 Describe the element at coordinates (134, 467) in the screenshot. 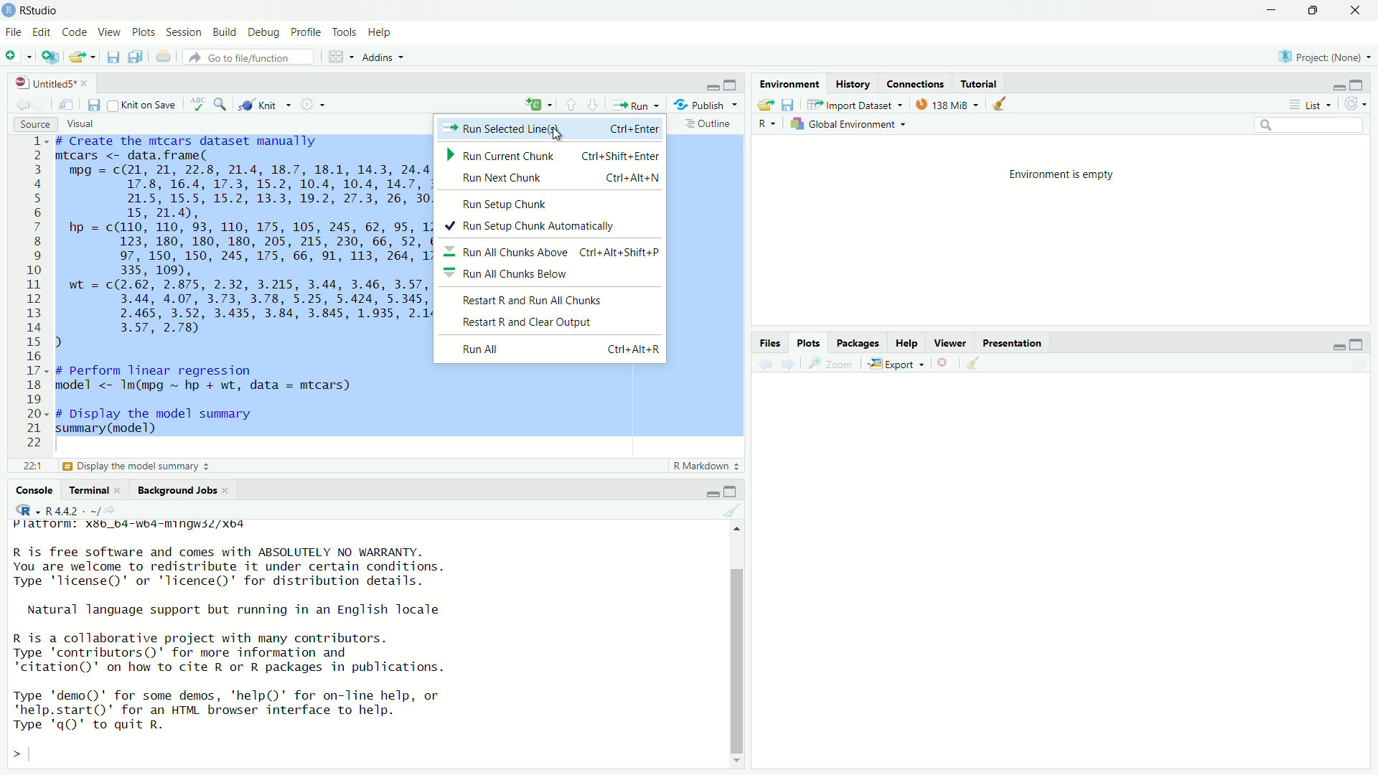

I see `£3 Display the model summary 3` at that location.